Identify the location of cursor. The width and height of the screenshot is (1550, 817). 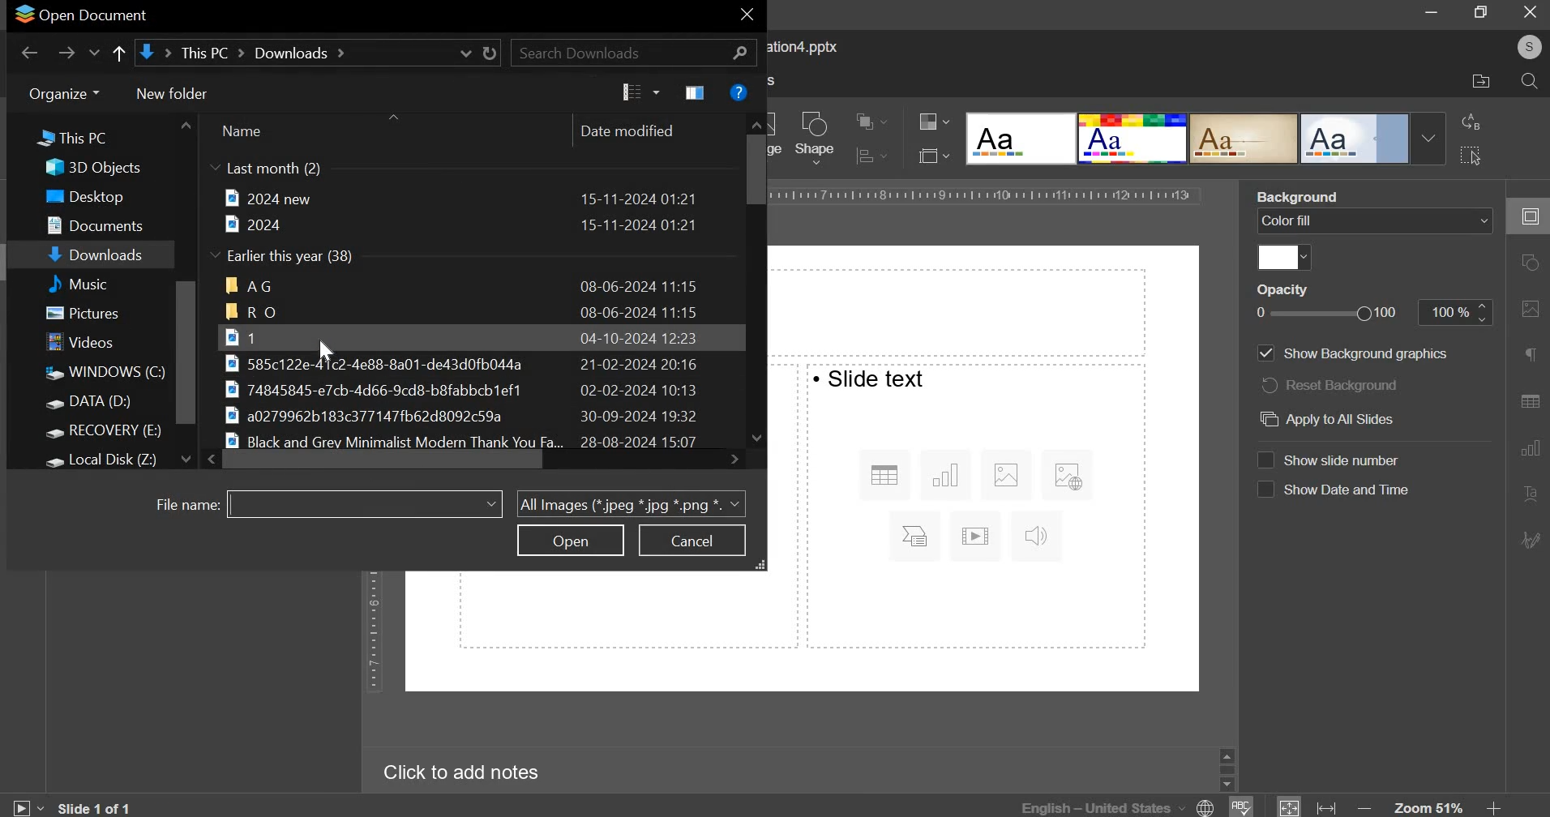
(331, 351).